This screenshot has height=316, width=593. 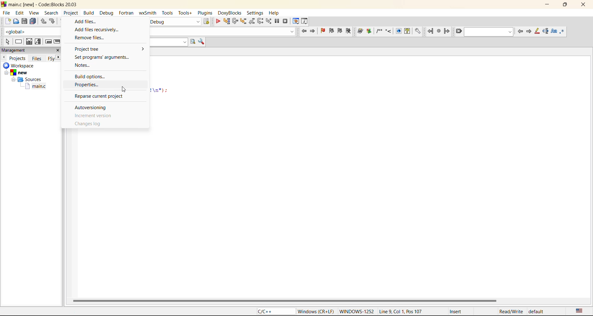 I want to click on undo, so click(x=44, y=22).